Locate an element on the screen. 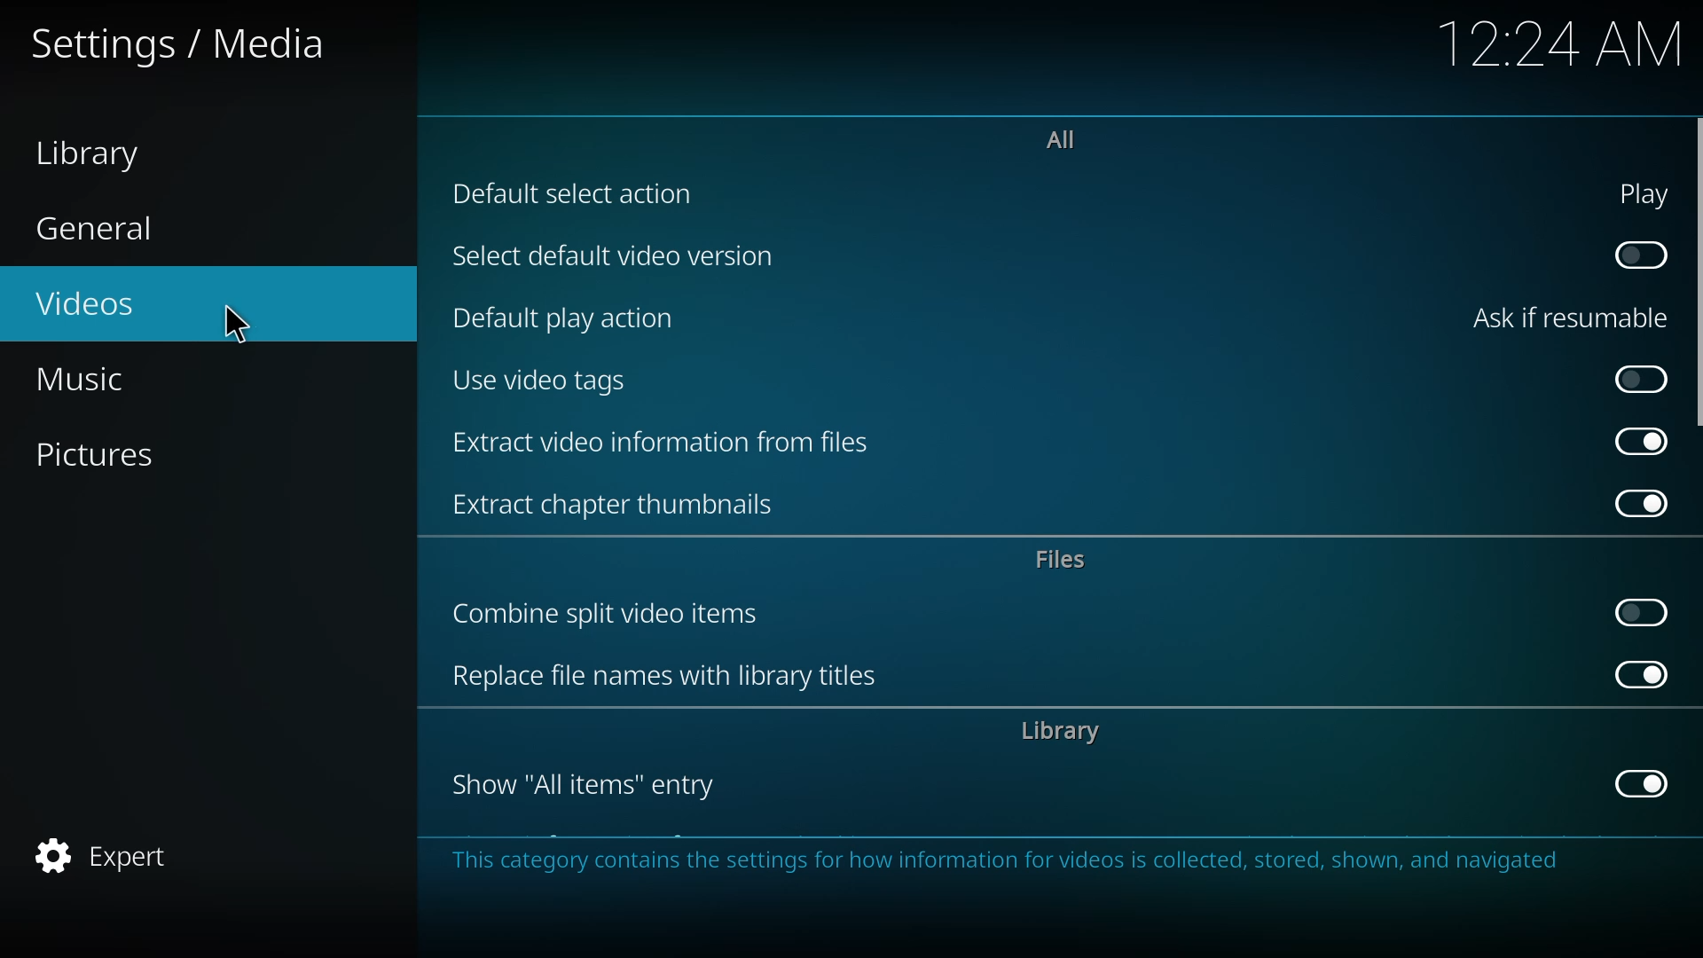 The width and height of the screenshot is (1703, 958). files is located at coordinates (1064, 560).